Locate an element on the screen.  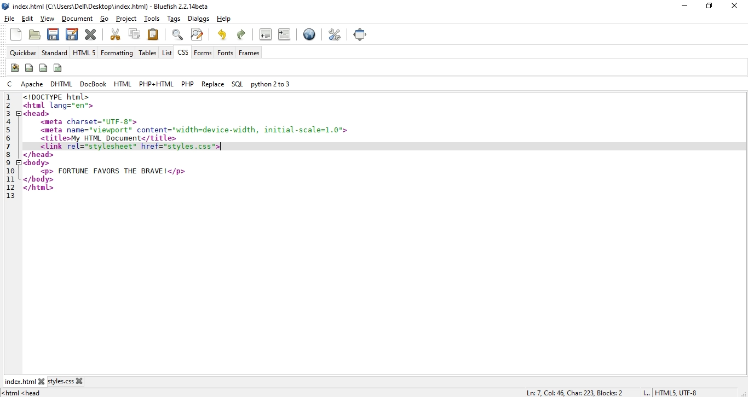
tools is located at coordinates (153, 19).